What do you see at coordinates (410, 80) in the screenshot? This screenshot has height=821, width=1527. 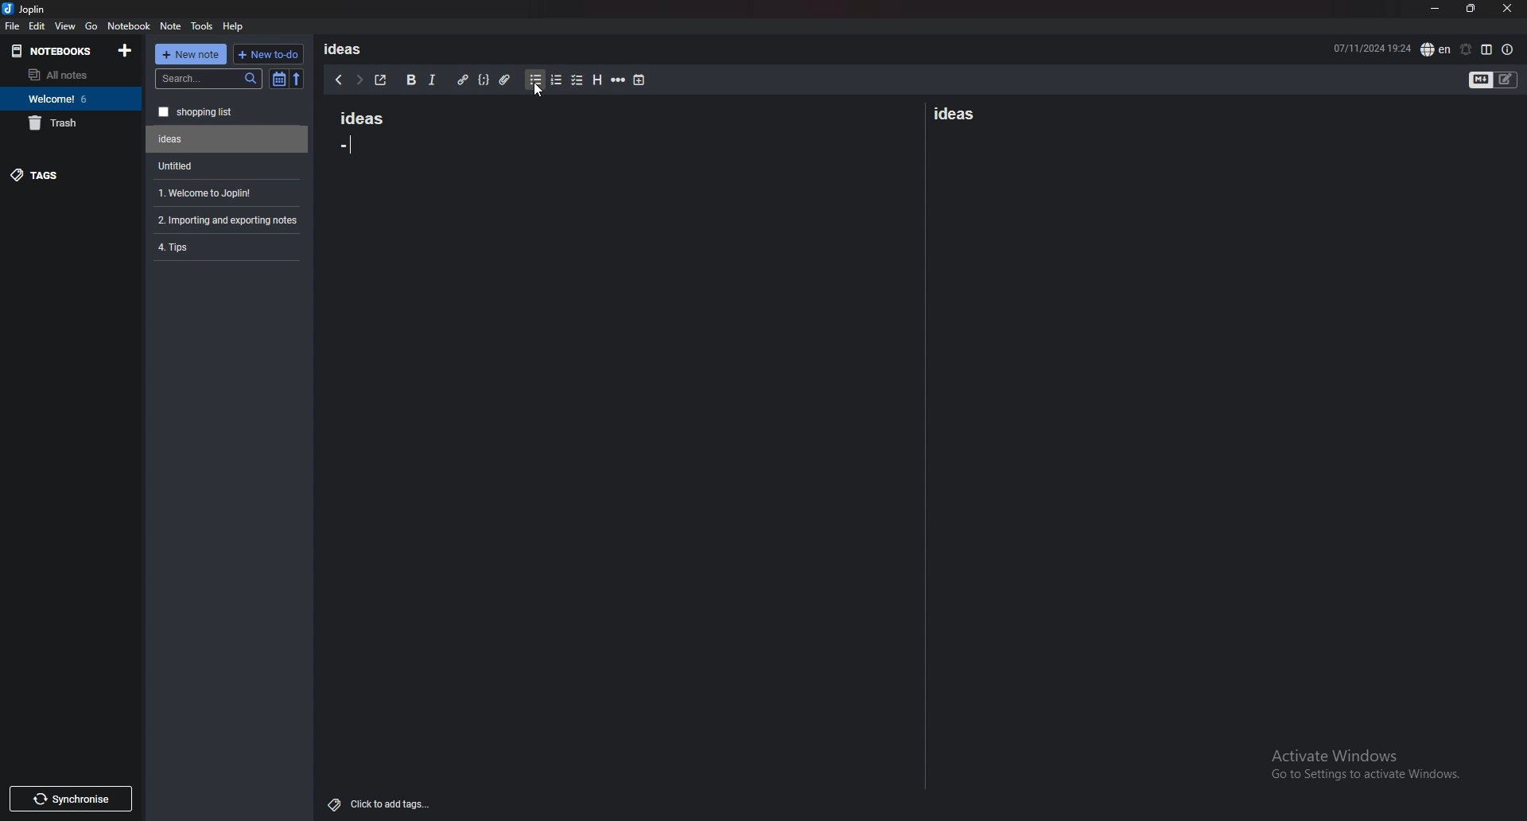 I see `bold` at bounding box center [410, 80].